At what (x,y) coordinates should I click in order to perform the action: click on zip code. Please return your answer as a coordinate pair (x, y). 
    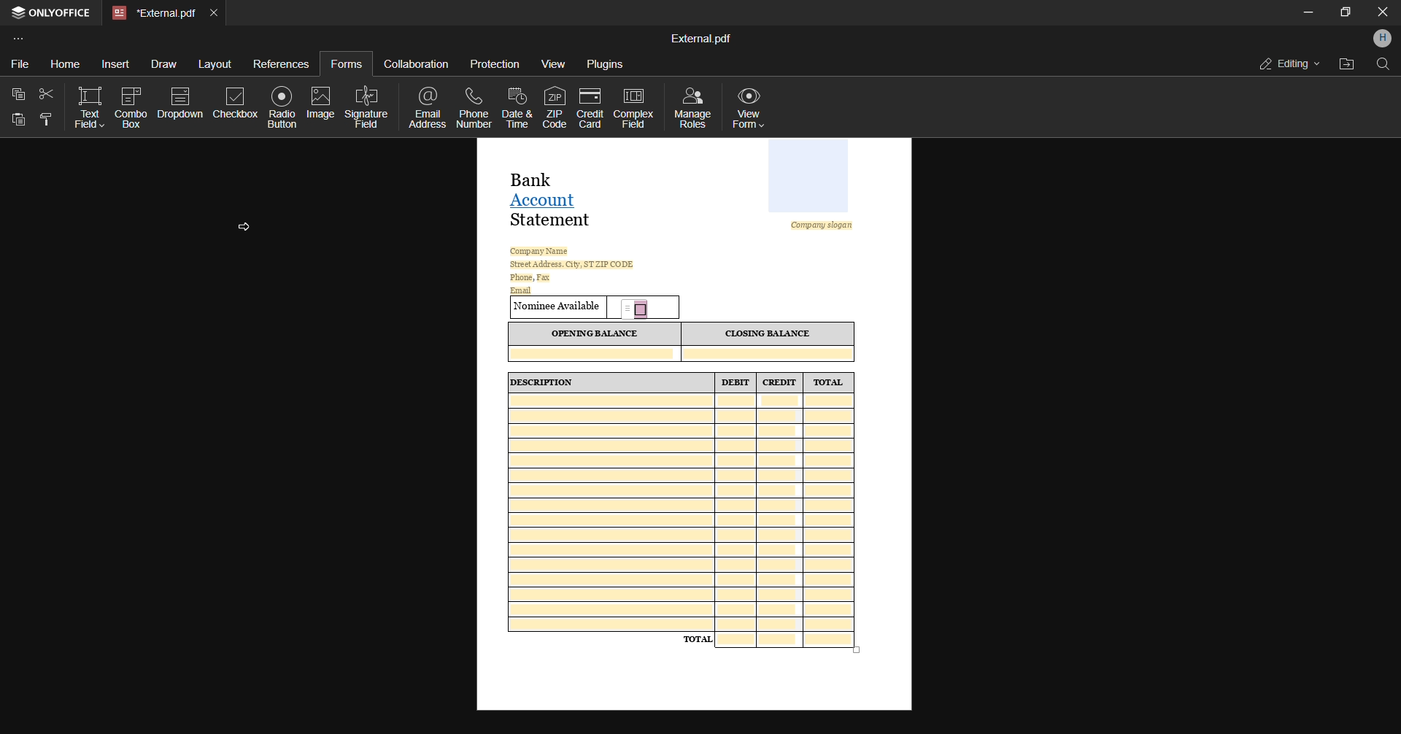
    Looking at the image, I should click on (552, 106).